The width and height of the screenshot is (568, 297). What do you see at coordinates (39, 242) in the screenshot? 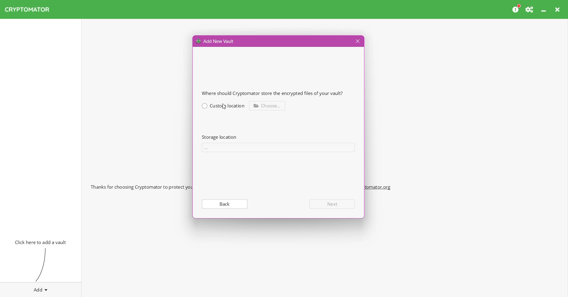
I see `Click here to add vault` at bounding box center [39, 242].